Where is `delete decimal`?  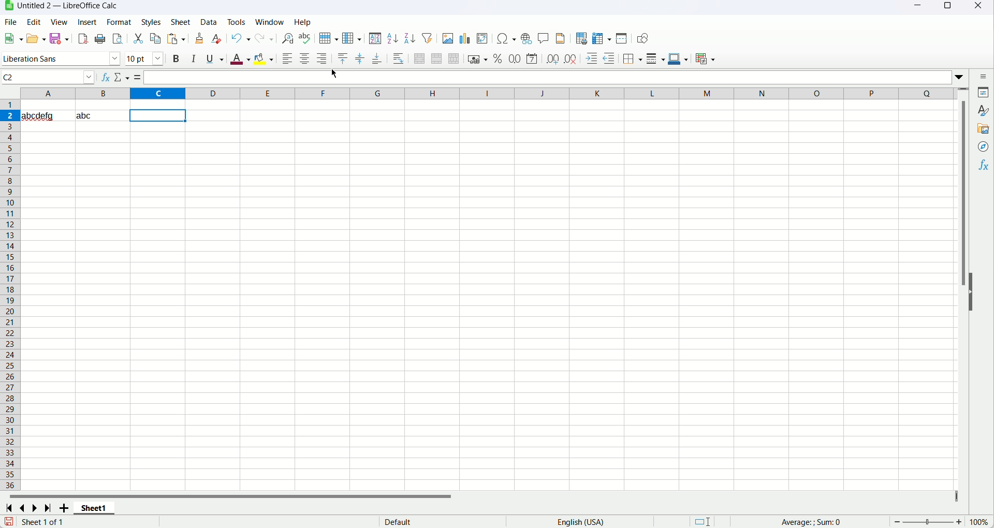 delete decimal is located at coordinates (570, 58).